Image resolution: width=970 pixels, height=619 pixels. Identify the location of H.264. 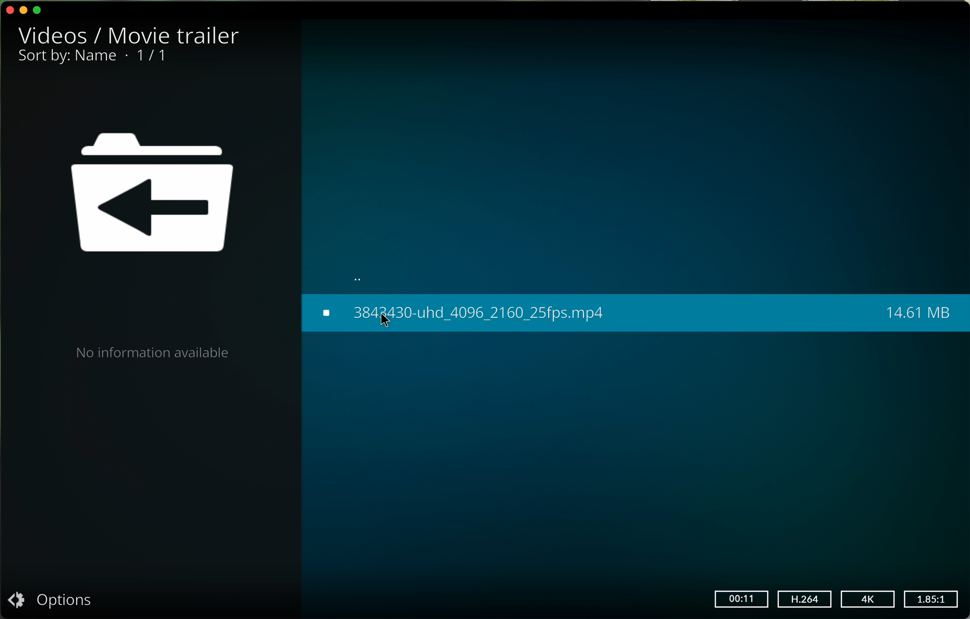
(806, 599).